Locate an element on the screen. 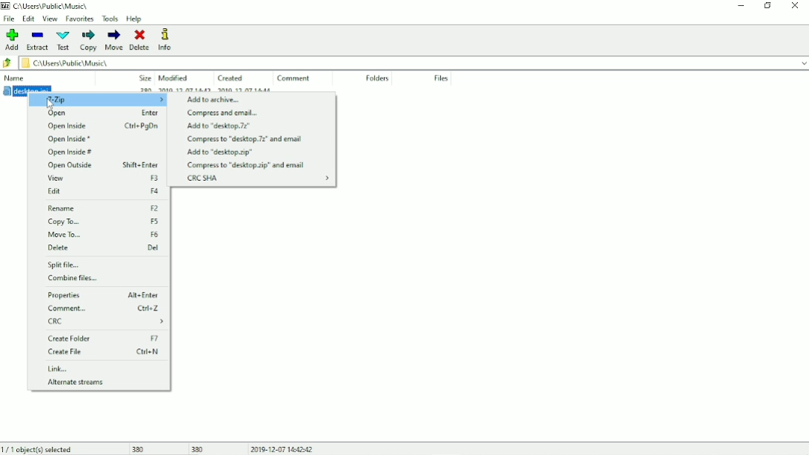  7 zip logo is located at coordinates (7, 6).